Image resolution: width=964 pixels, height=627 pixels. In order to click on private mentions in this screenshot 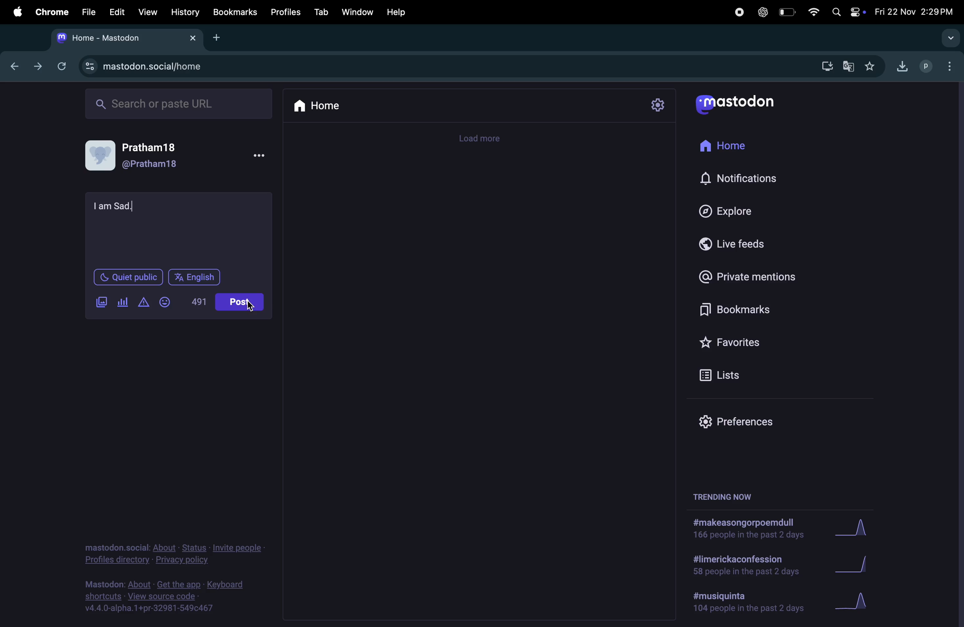, I will do `click(761, 277)`.